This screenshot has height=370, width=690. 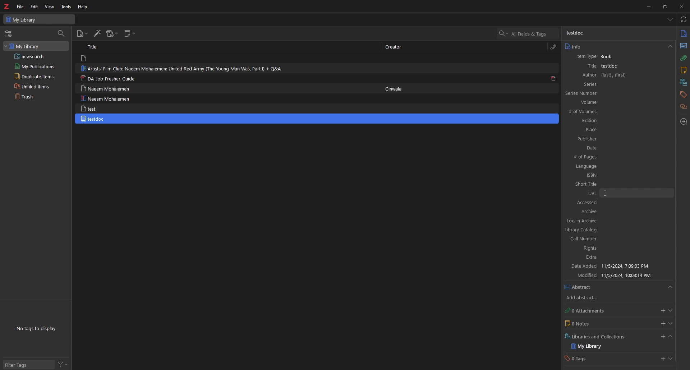 I want to click on add items, so click(x=82, y=33).